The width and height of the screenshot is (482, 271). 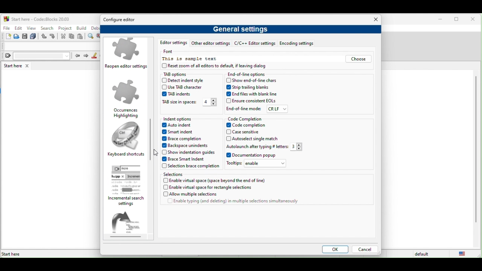 What do you see at coordinates (186, 159) in the screenshot?
I see `brace smart indent` at bounding box center [186, 159].